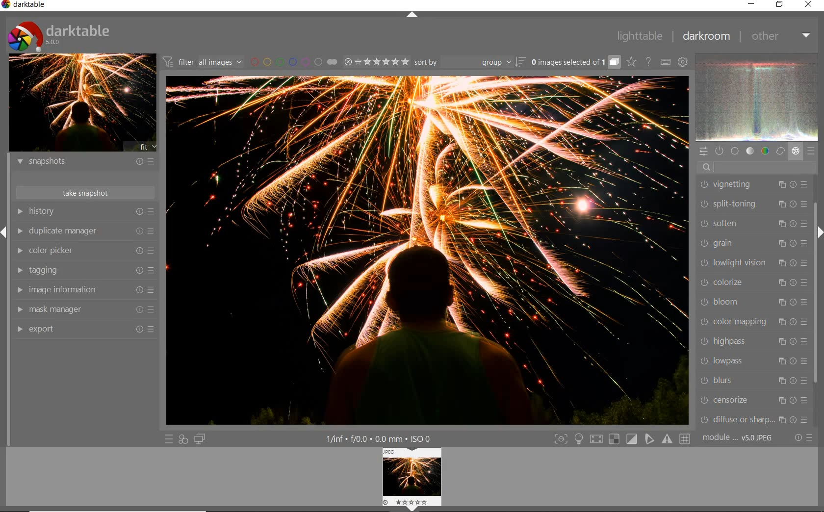 Image resolution: width=824 pixels, height=512 pixels. I want to click on quick access panel, so click(704, 151).